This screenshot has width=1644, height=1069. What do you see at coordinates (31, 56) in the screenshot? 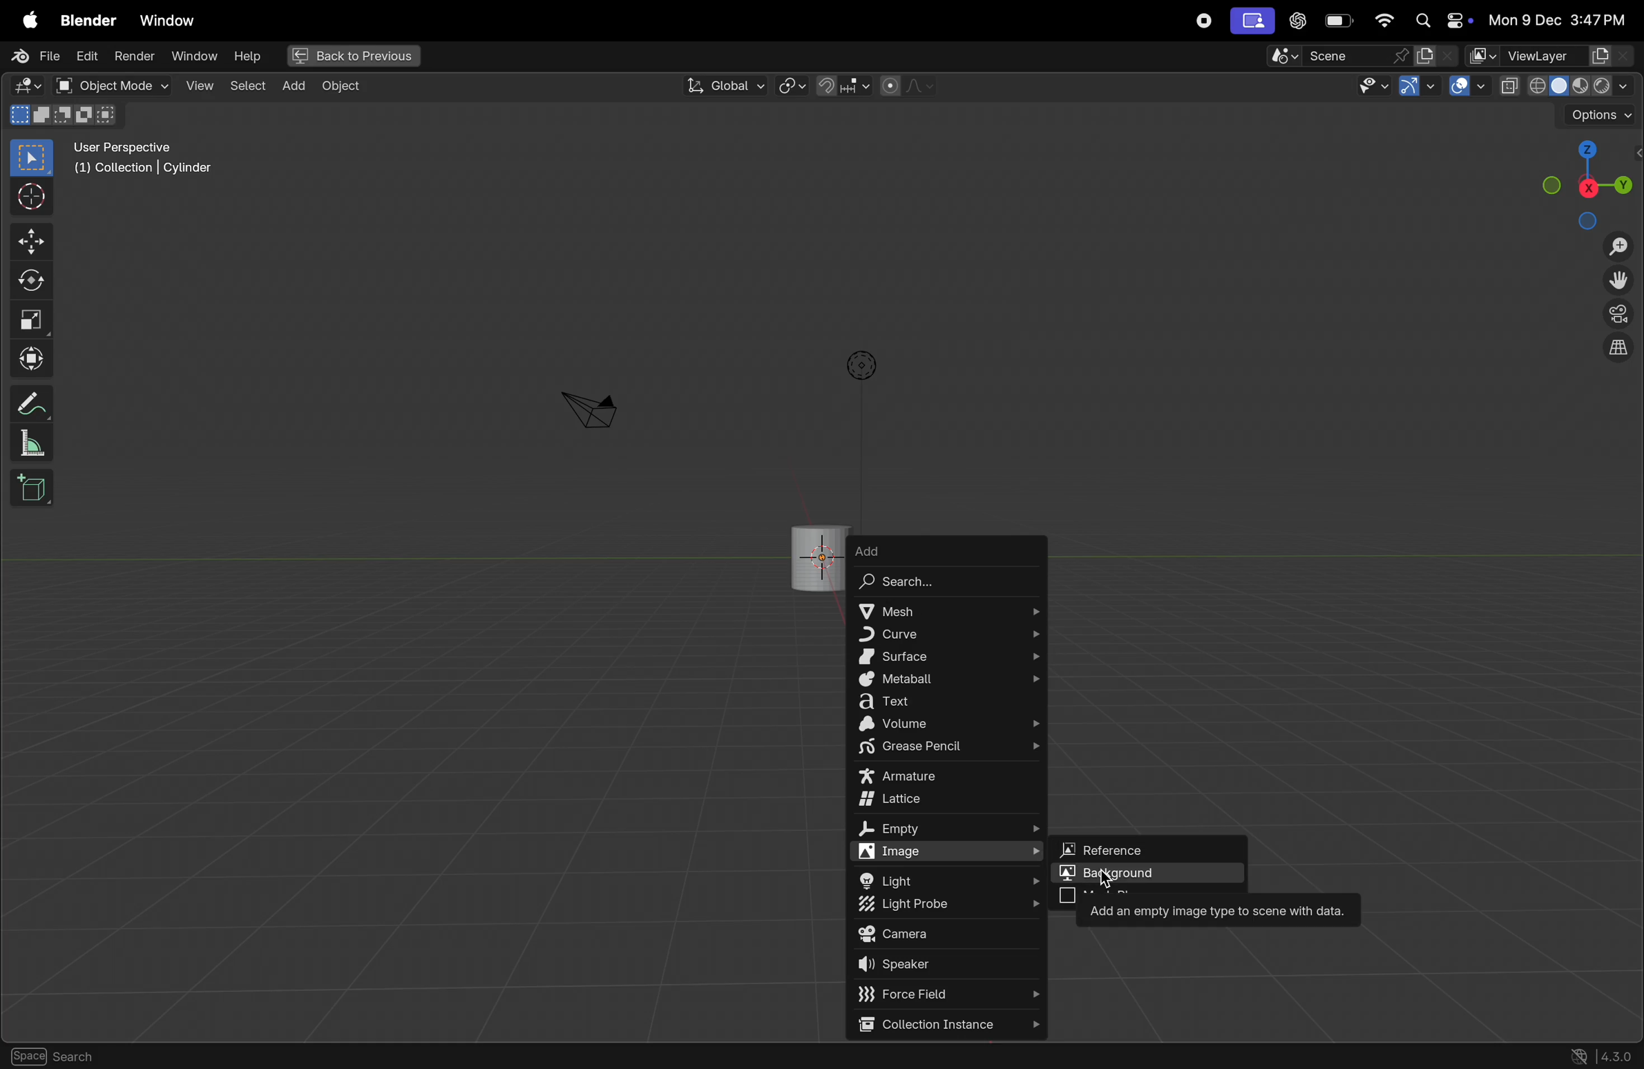
I see `File` at bounding box center [31, 56].